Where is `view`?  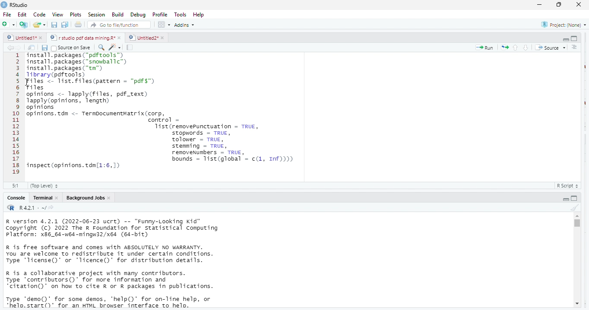
view is located at coordinates (55, 15).